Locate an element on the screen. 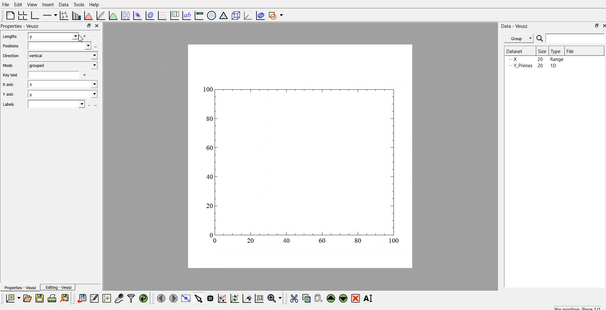  lengths is located at coordinates (9, 37).